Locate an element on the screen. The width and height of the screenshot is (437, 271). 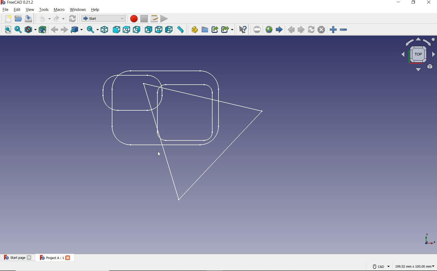
REAR is located at coordinates (149, 30).